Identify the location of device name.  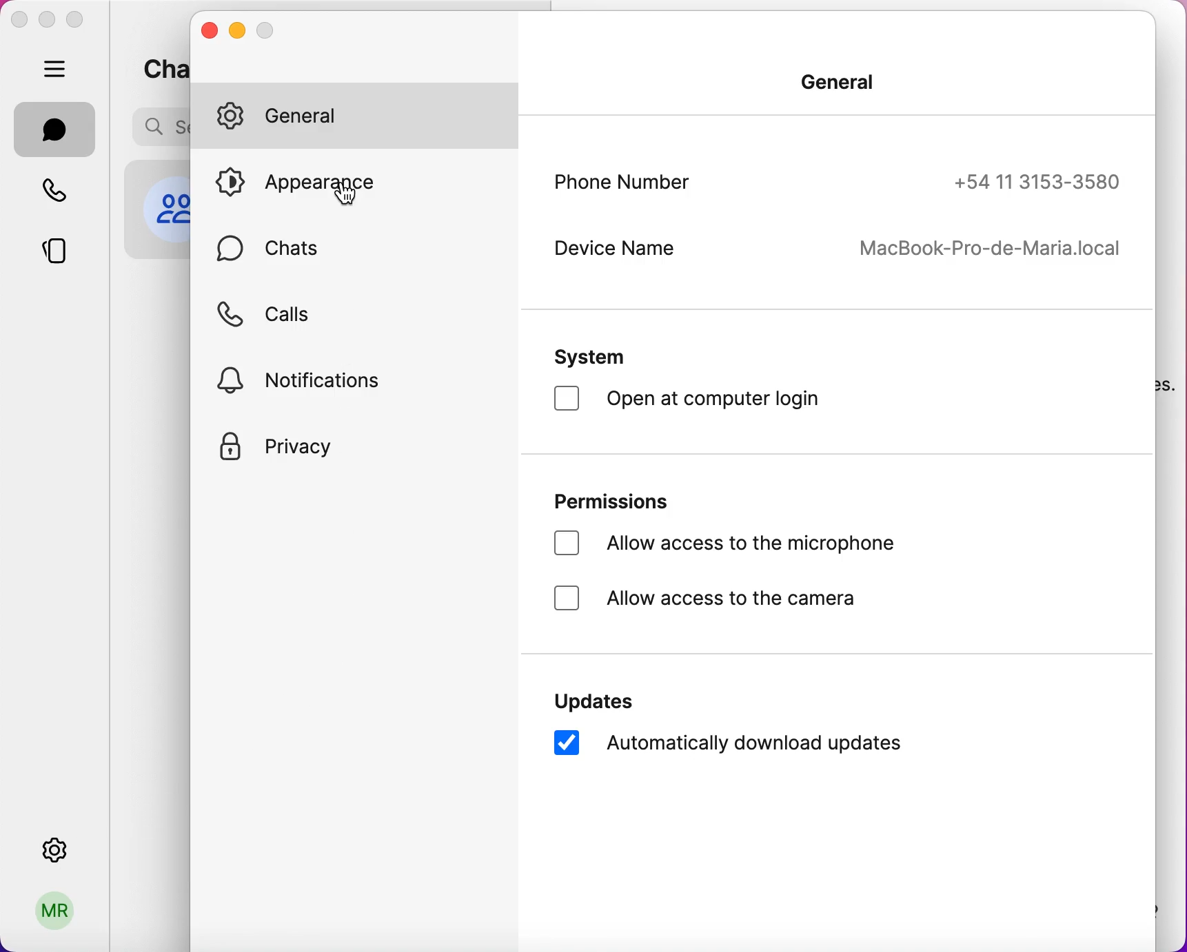
(823, 256).